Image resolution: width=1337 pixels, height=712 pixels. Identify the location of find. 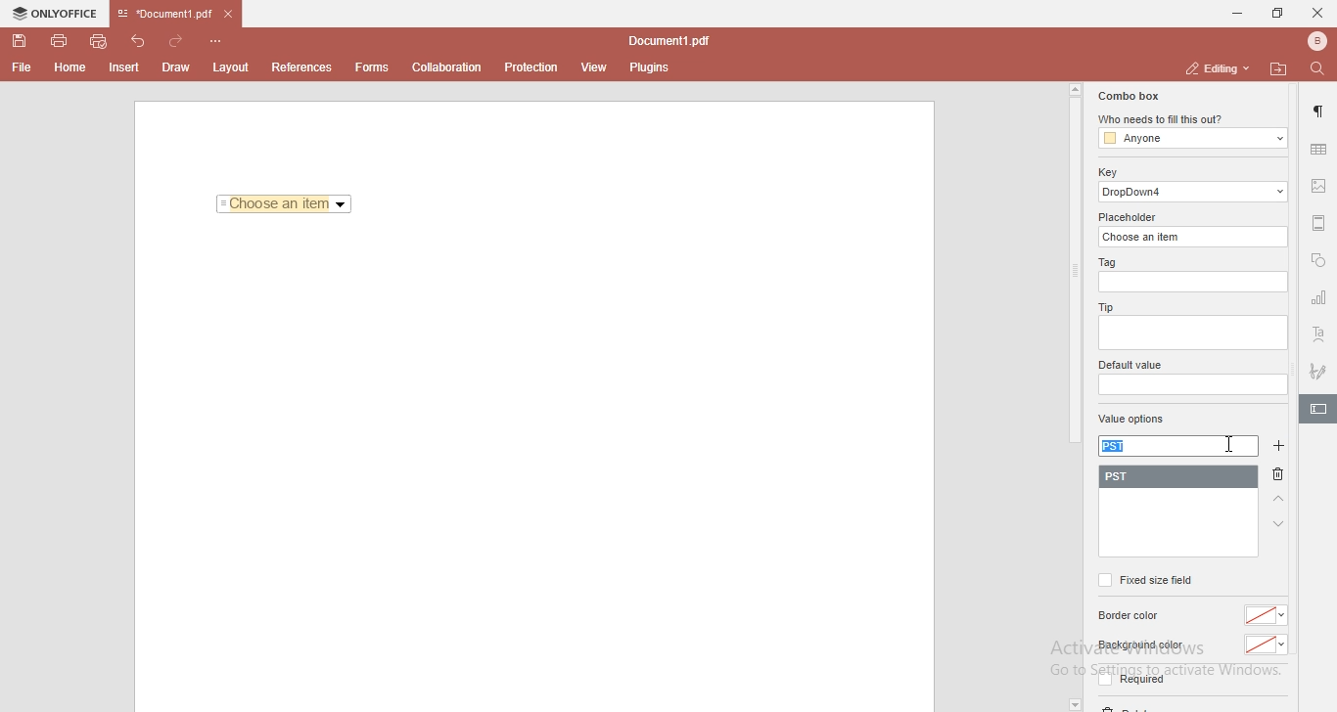
(1321, 67).